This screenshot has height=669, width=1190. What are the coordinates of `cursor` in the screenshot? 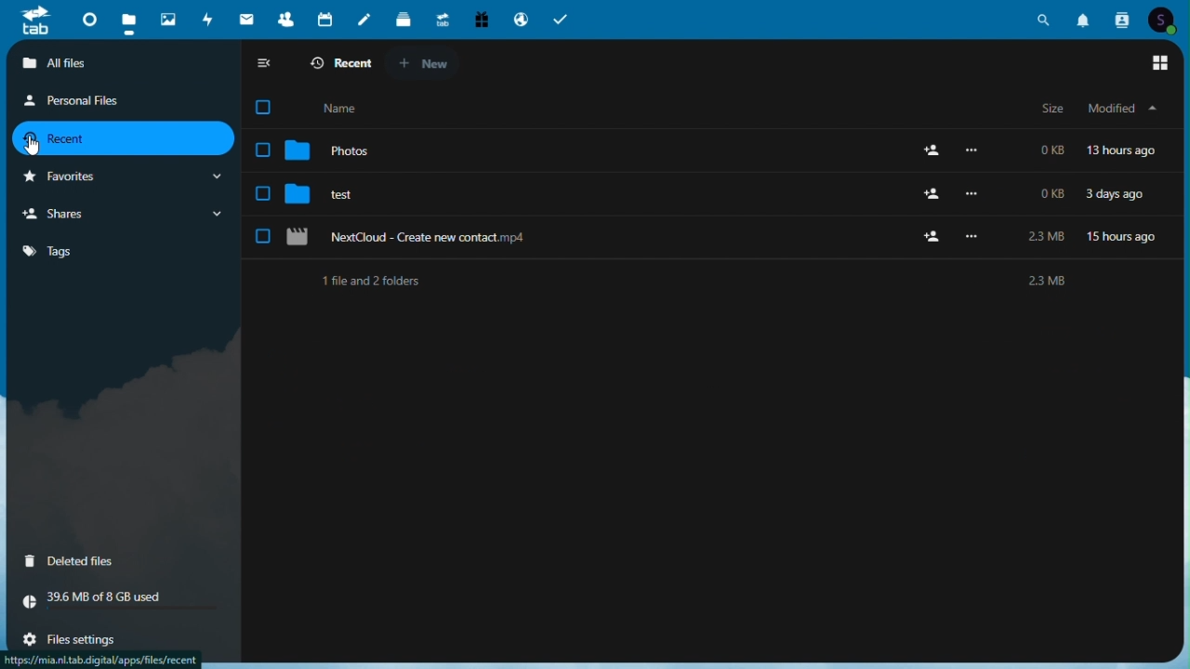 It's located at (33, 147).